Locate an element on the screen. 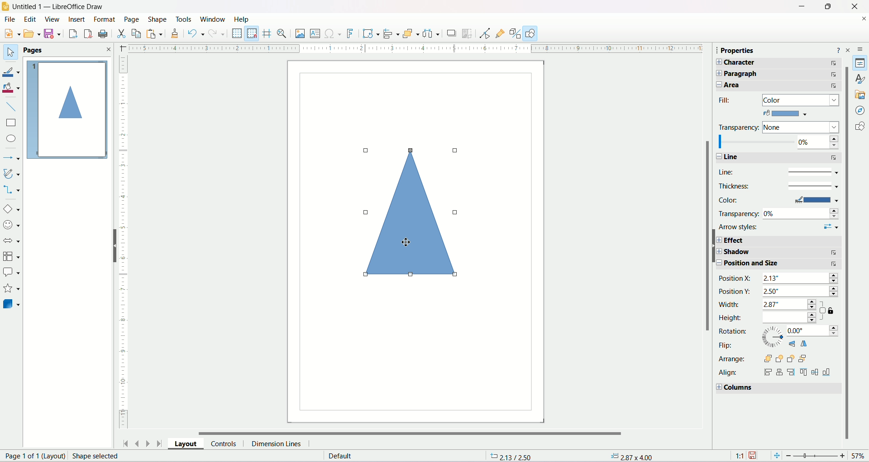  character is located at coordinates (776, 64).